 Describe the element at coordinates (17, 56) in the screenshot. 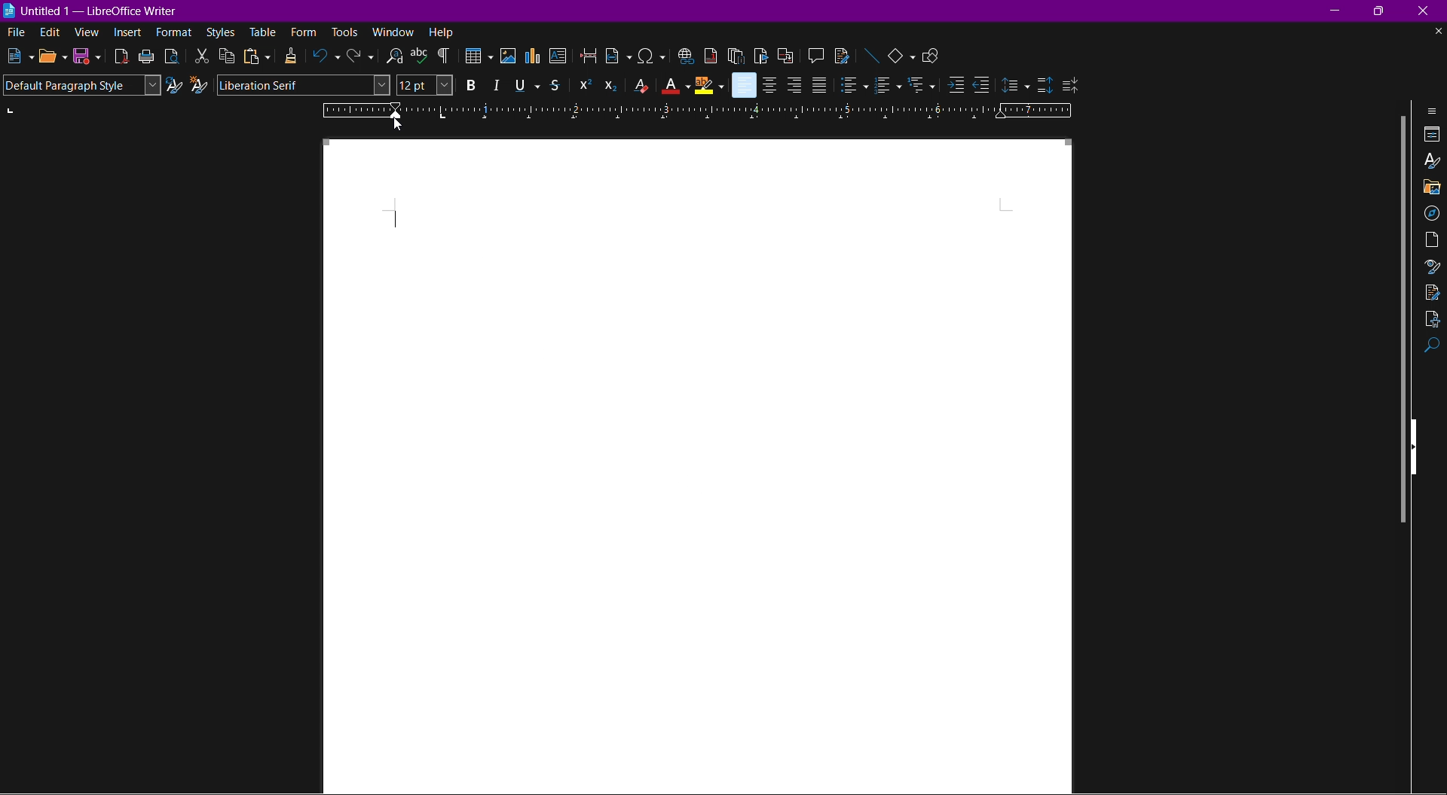

I see `New` at that location.